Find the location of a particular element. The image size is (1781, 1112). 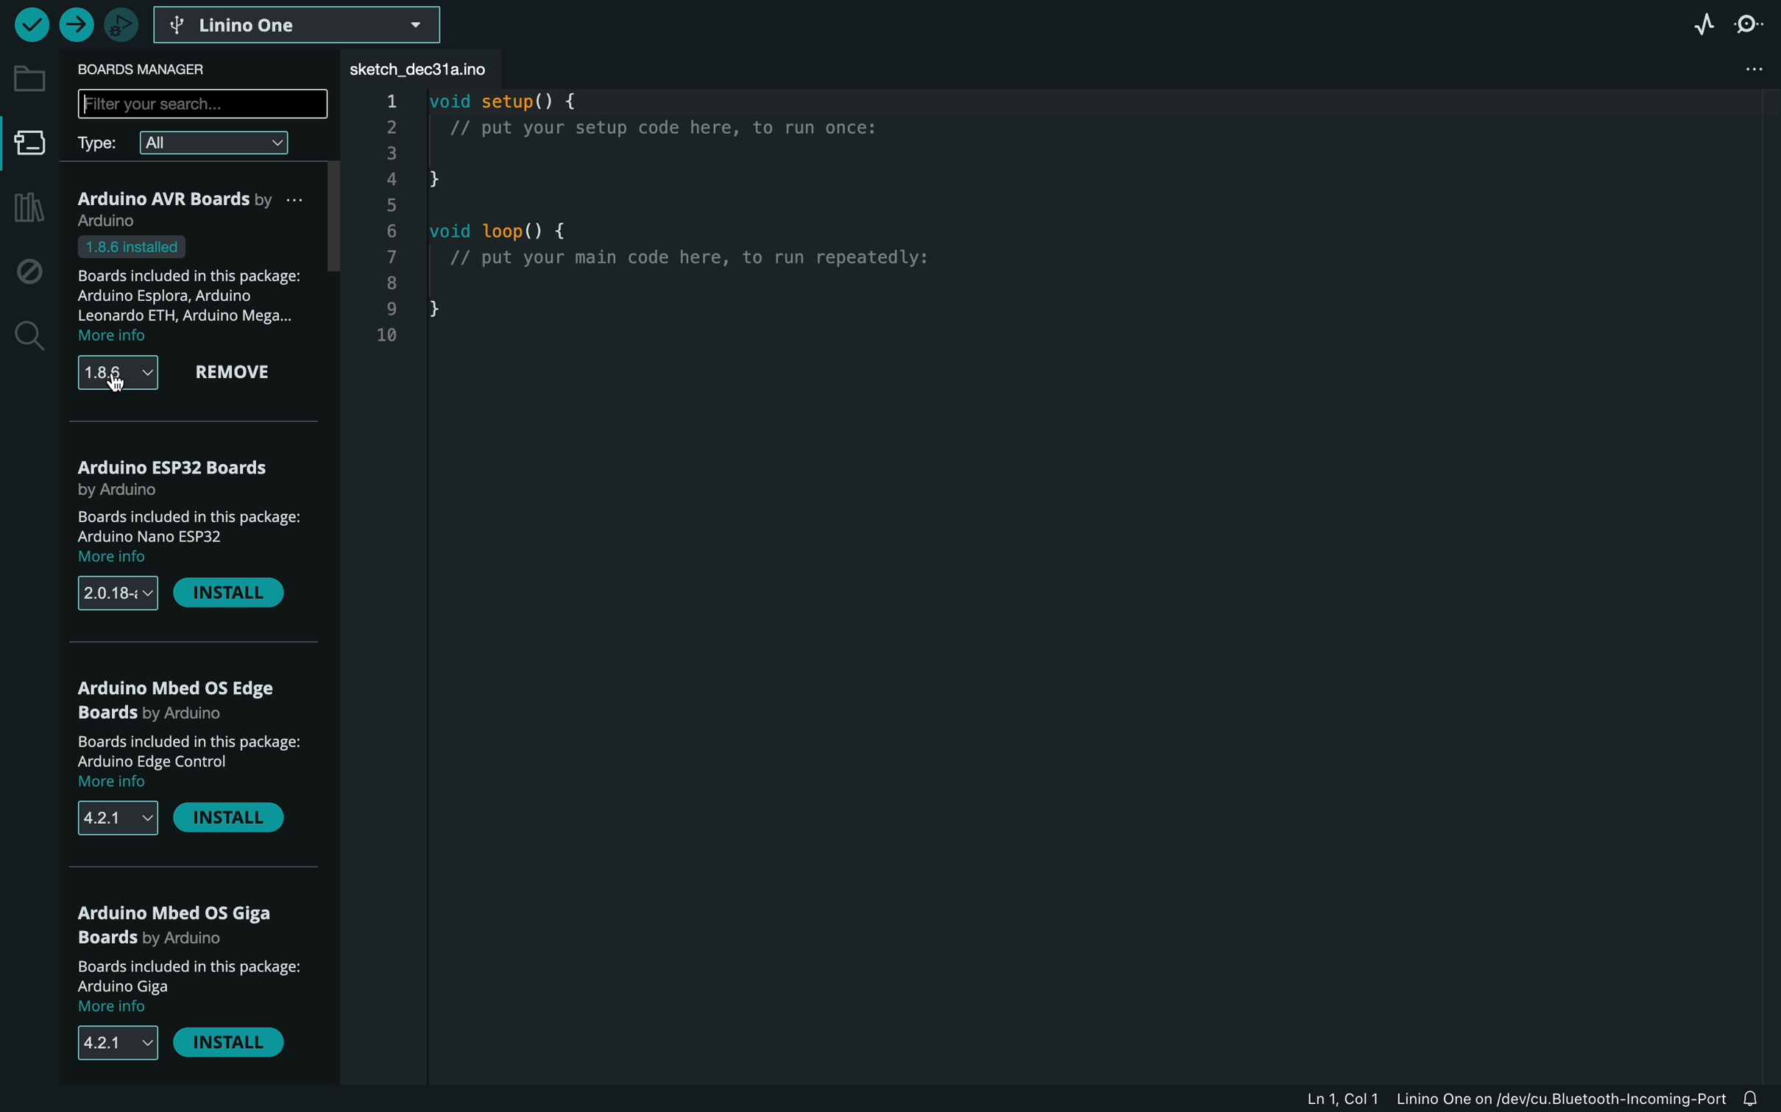

5 is located at coordinates (391, 207).